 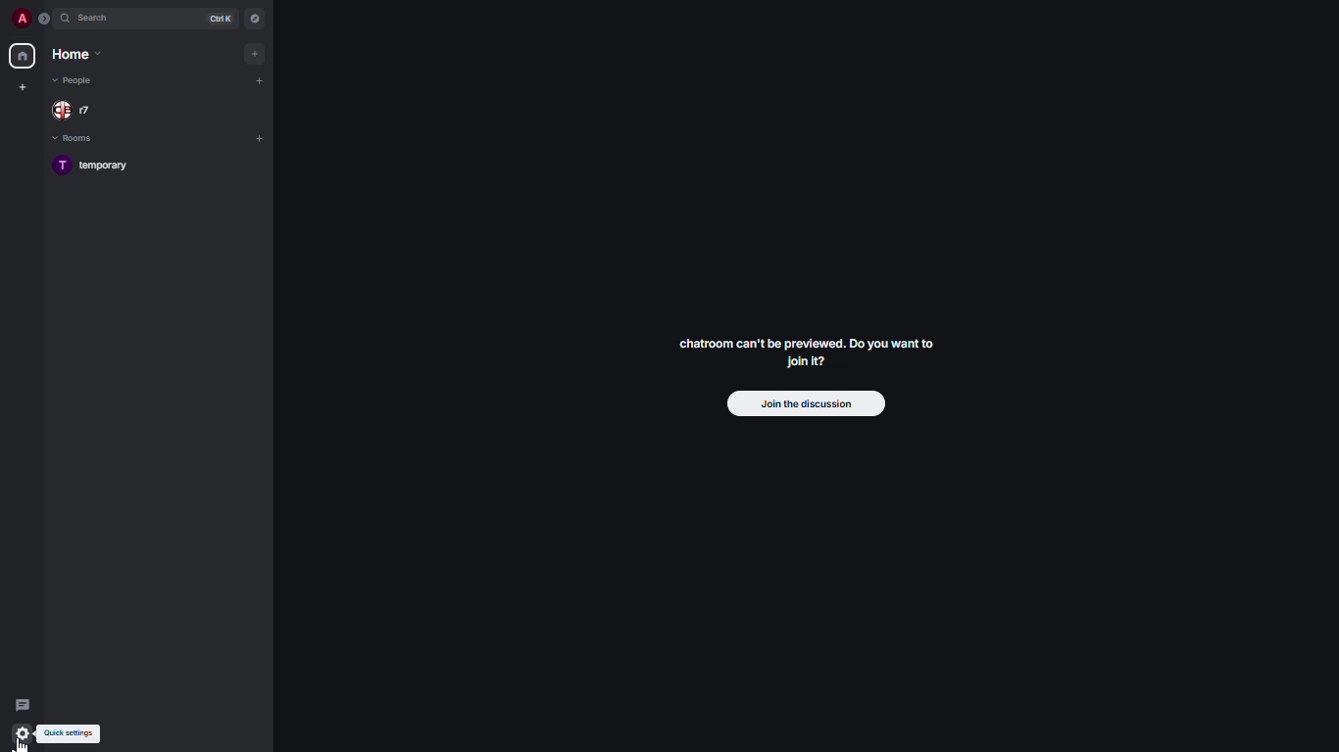 I want to click on add, so click(x=256, y=52).